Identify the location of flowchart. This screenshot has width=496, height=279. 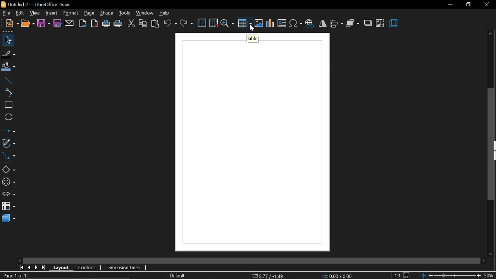
(9, 206).